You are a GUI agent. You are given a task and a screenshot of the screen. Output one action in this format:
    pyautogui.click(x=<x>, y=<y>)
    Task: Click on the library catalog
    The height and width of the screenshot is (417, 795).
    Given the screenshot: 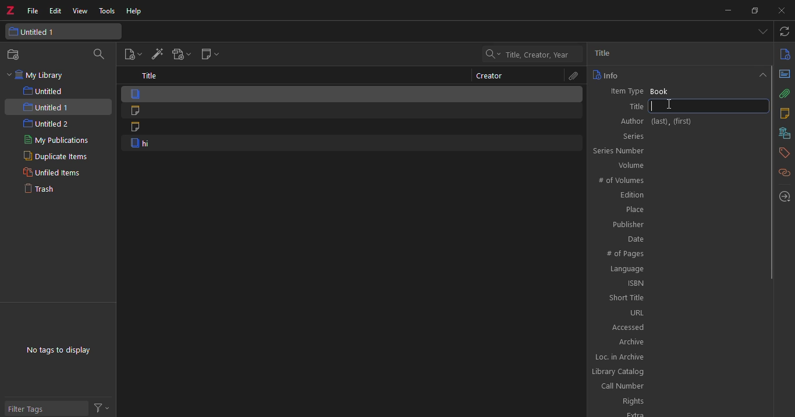 What is the action you would take?
    pyautogui.click(x=675, y=372)
    